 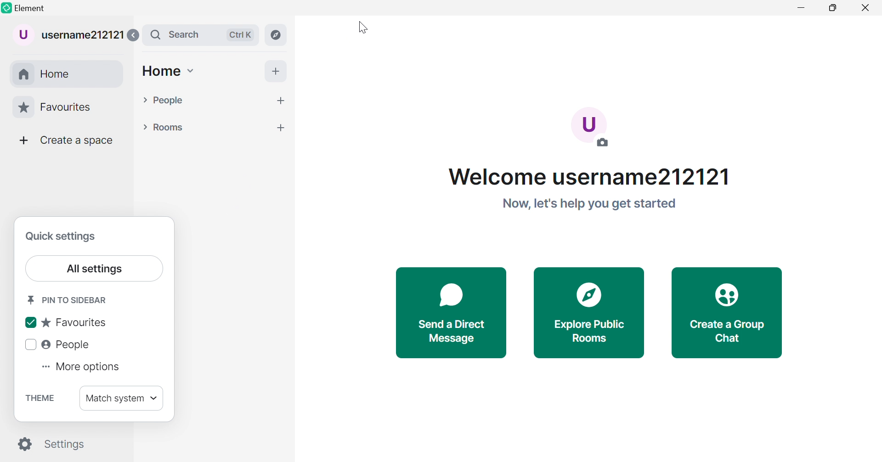 What do you see at coordinates (41, 398) in the screenshot?
I see `Theme` at bounding box center [41, 398].